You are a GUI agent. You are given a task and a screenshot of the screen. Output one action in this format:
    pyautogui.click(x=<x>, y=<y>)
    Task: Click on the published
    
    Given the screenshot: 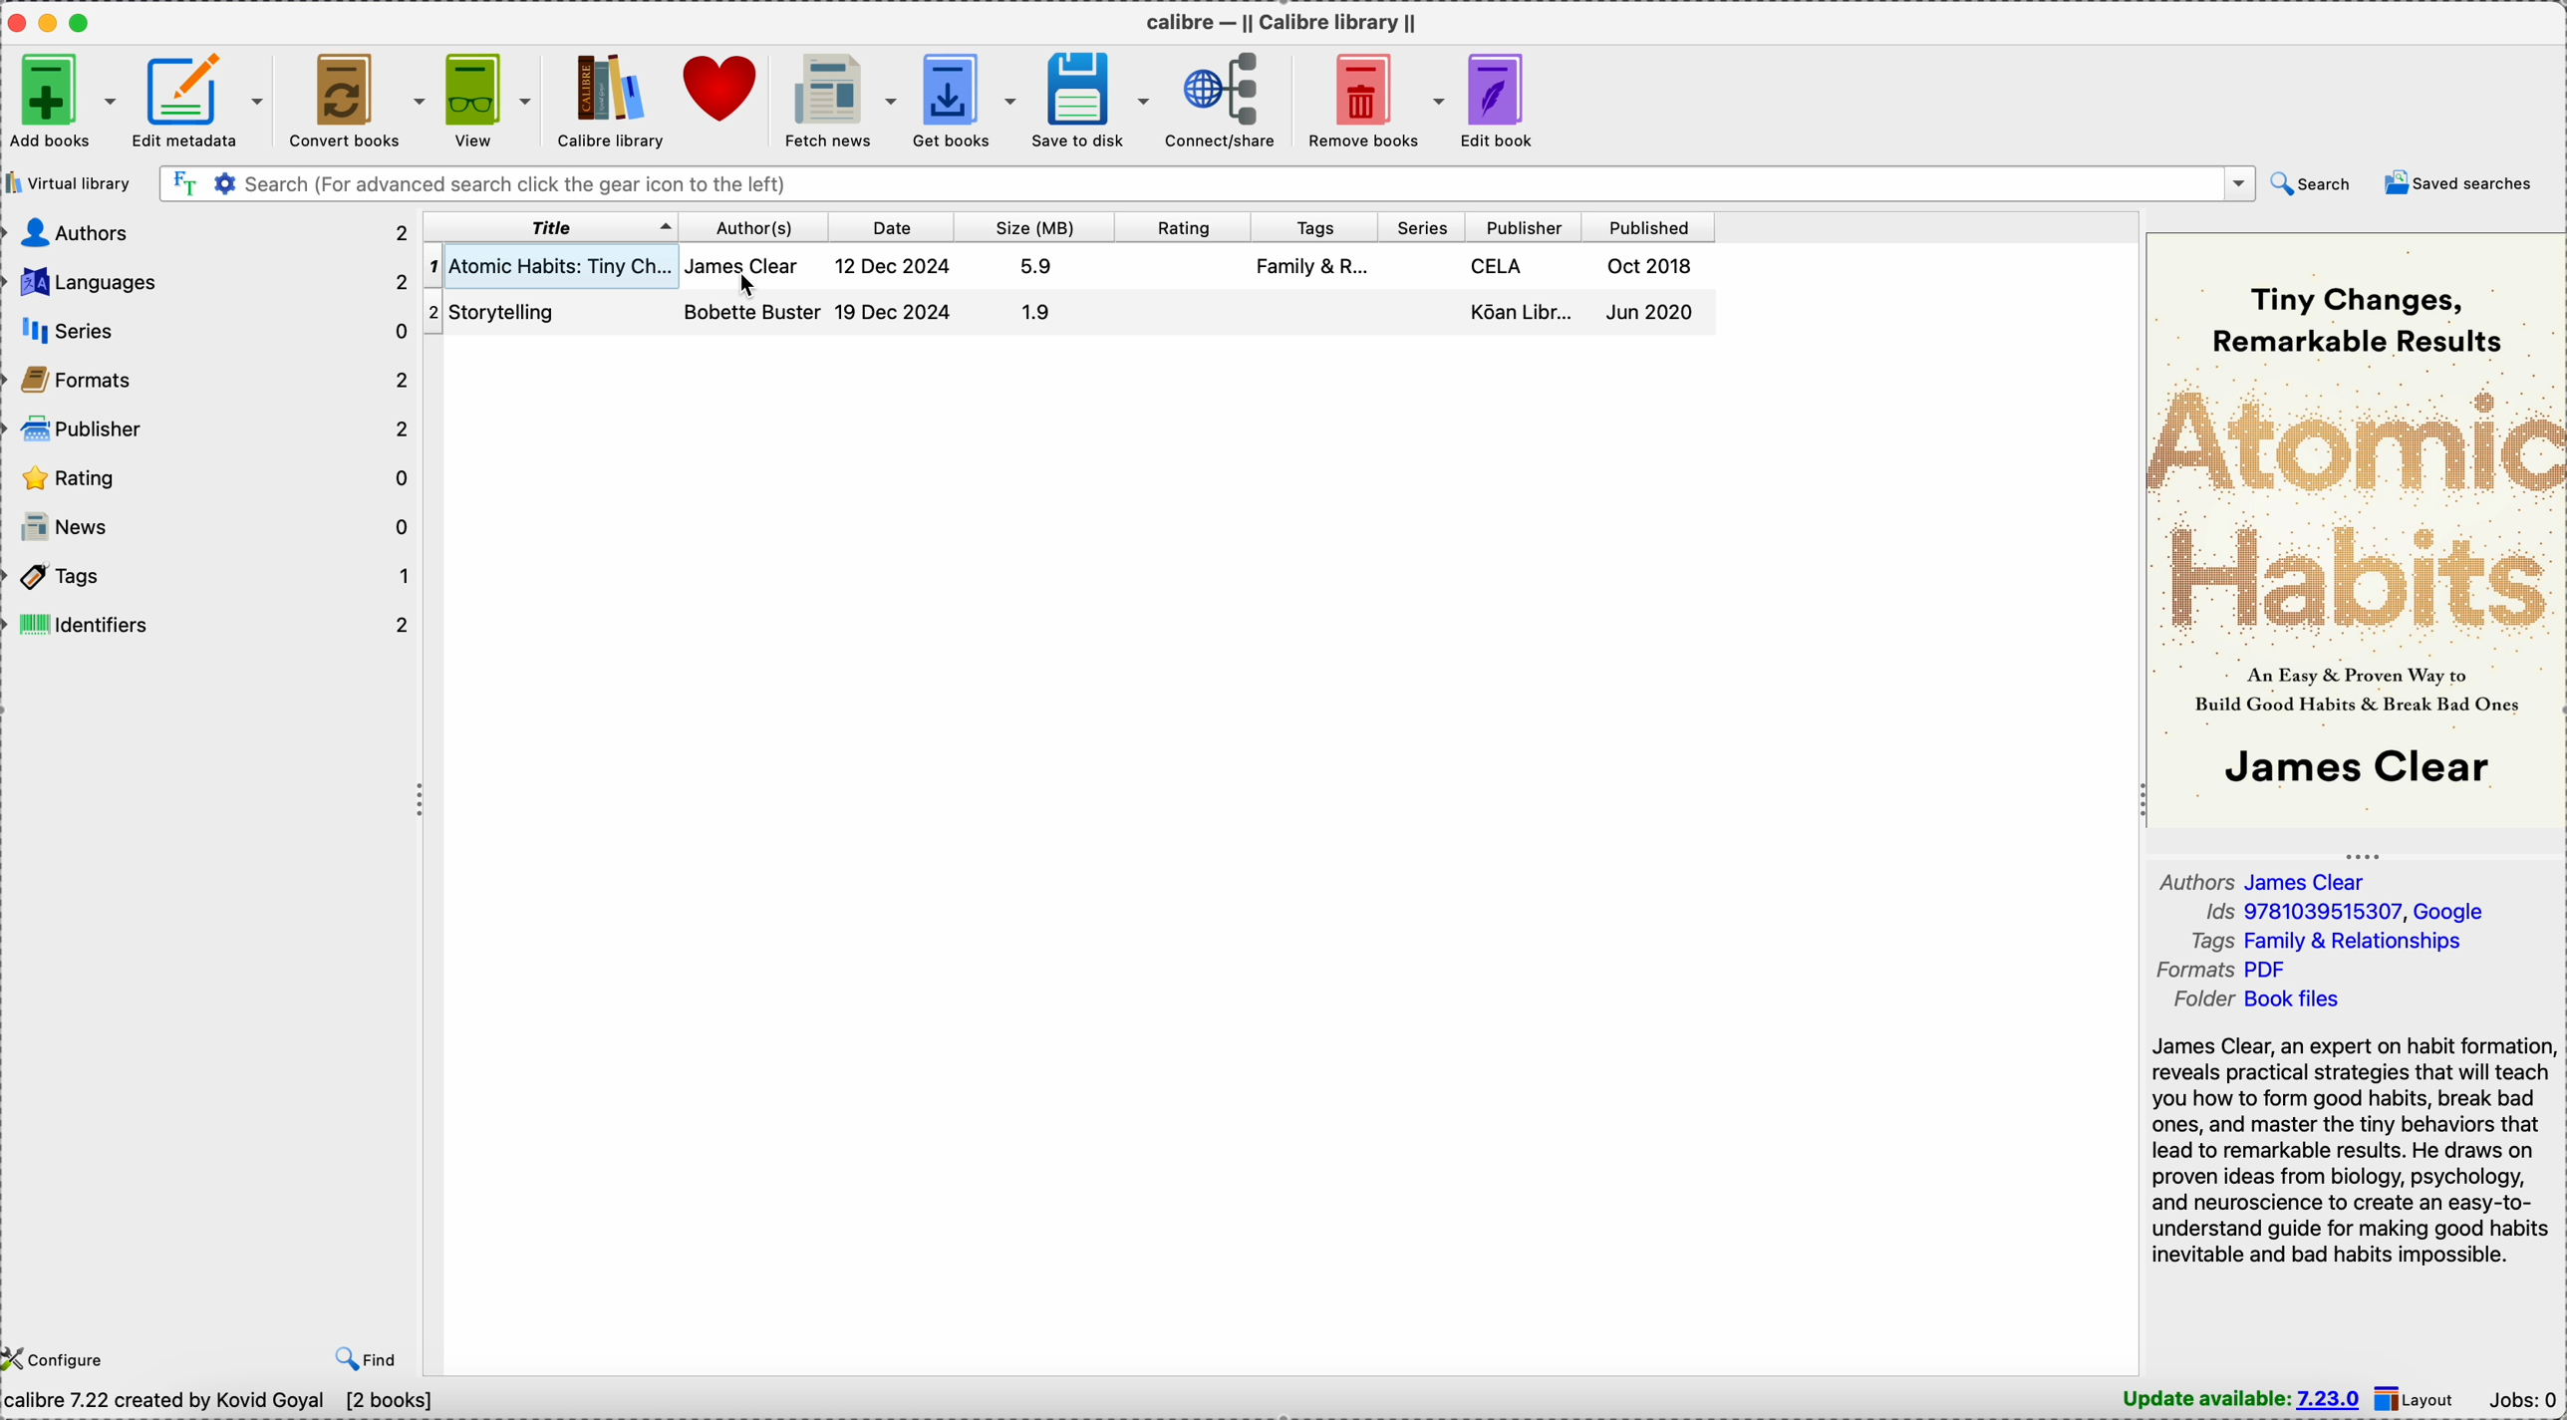 What is the action you would take?
    pyautogui.click(x=1647, y=227)
    